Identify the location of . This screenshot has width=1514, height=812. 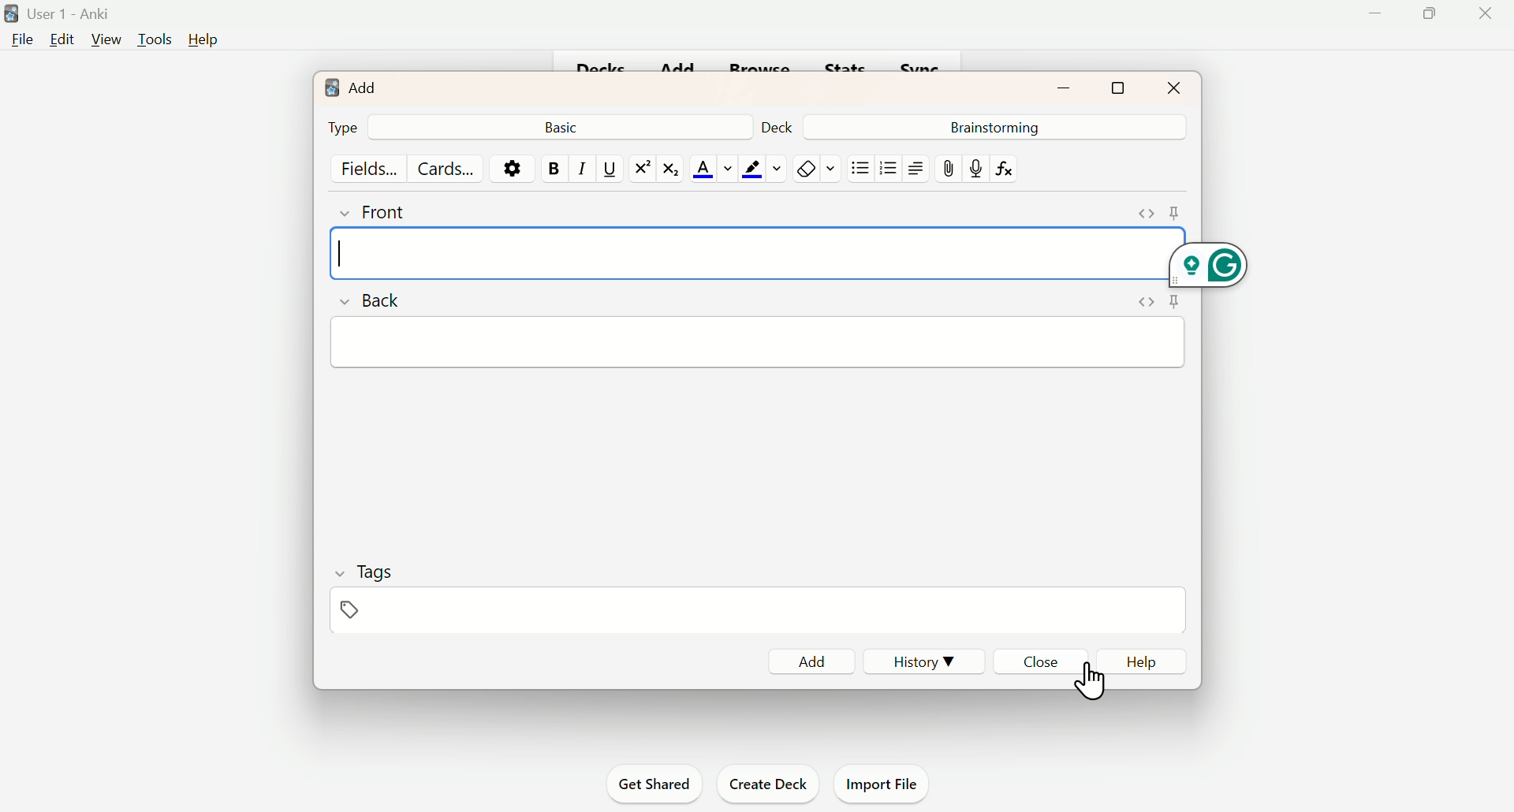
(564, 126).